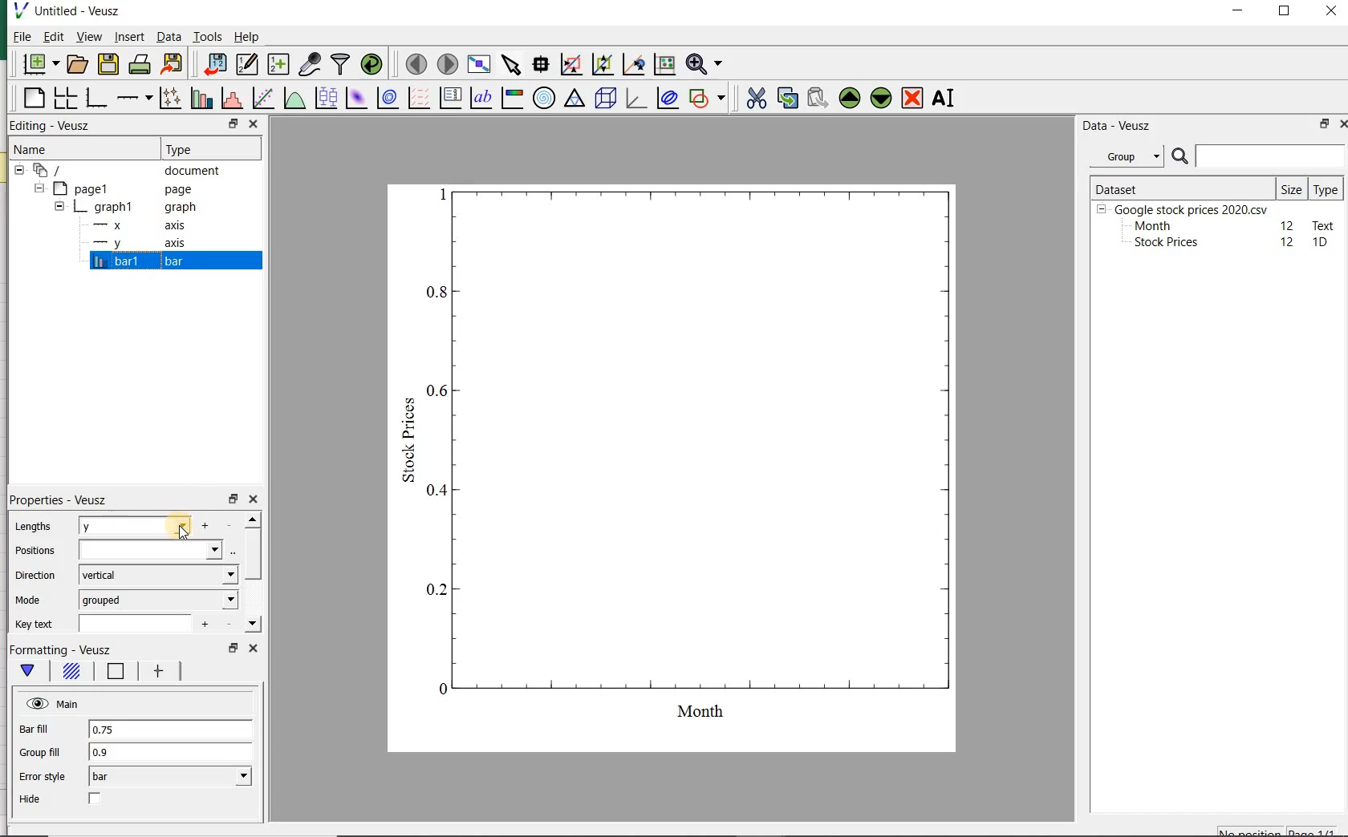  Describe the element at coordinates (941, 100) in the screenshot. I see `renames the selected widget` at that location.